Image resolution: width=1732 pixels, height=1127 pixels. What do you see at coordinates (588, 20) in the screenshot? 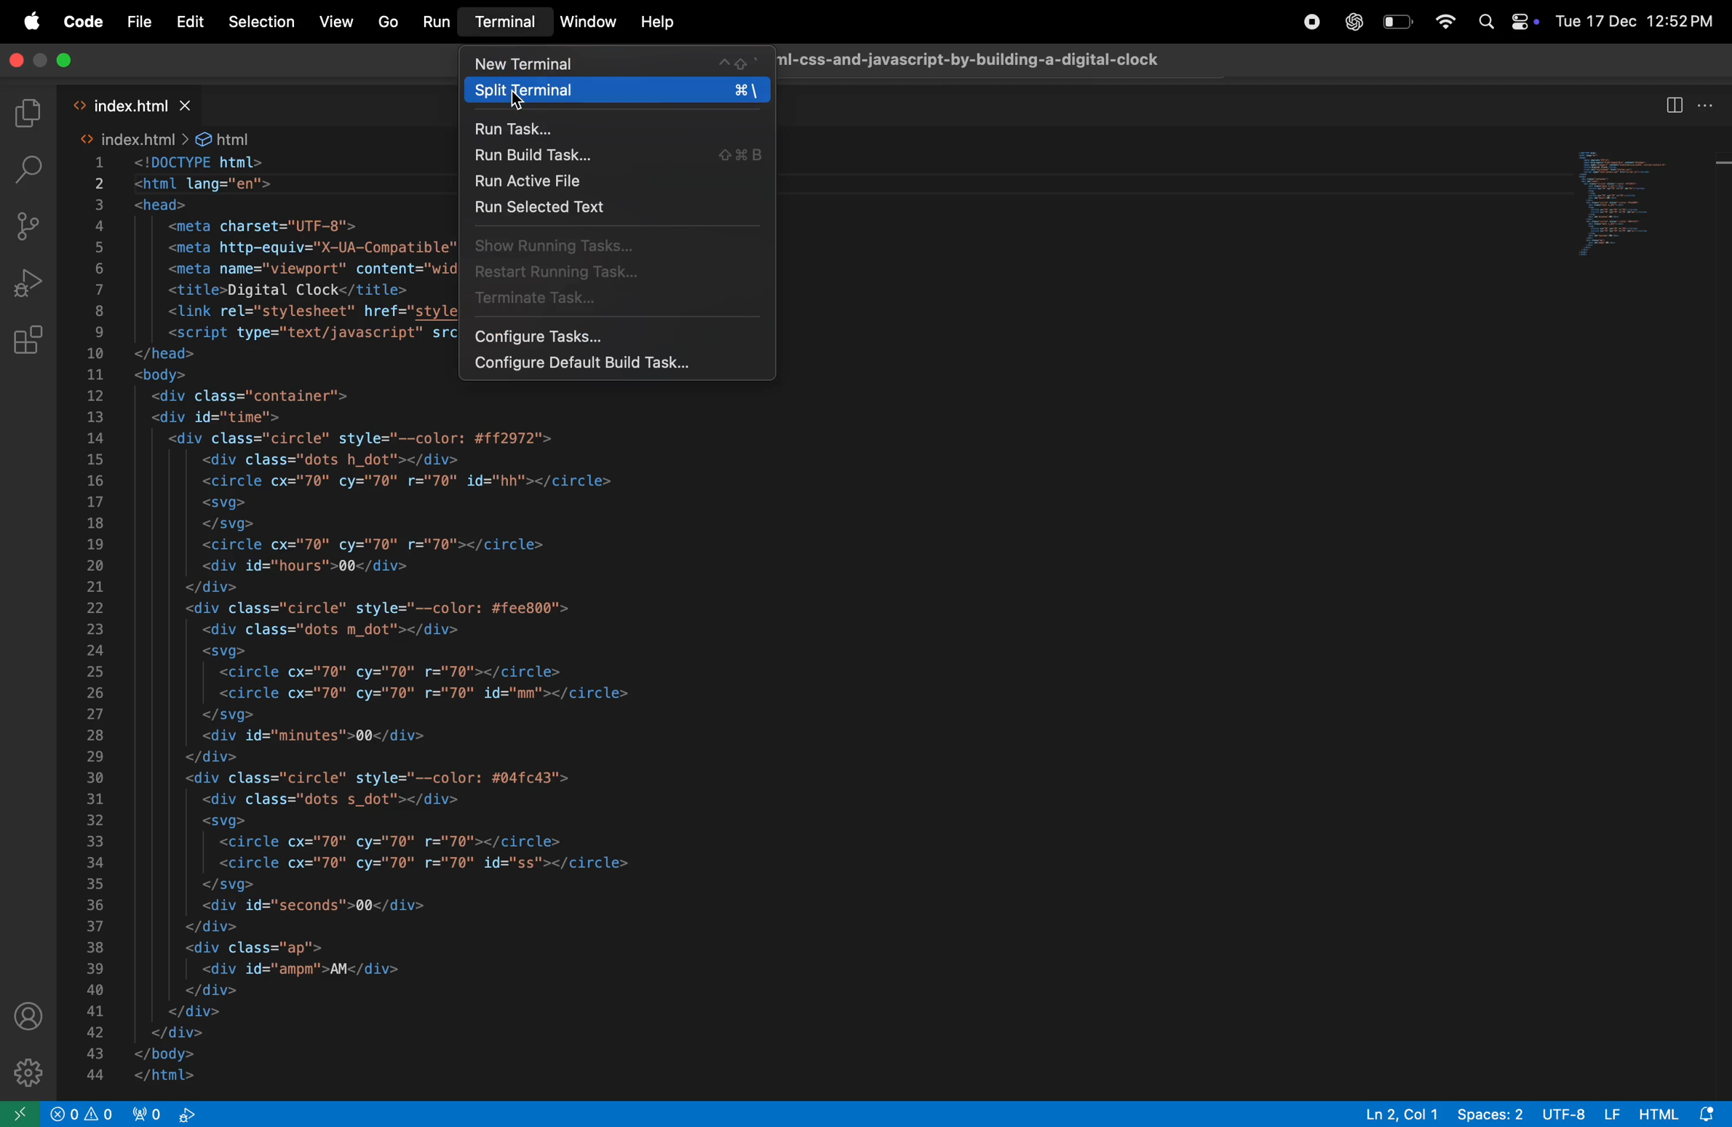
I see `window` at bounding box center [588, 20].